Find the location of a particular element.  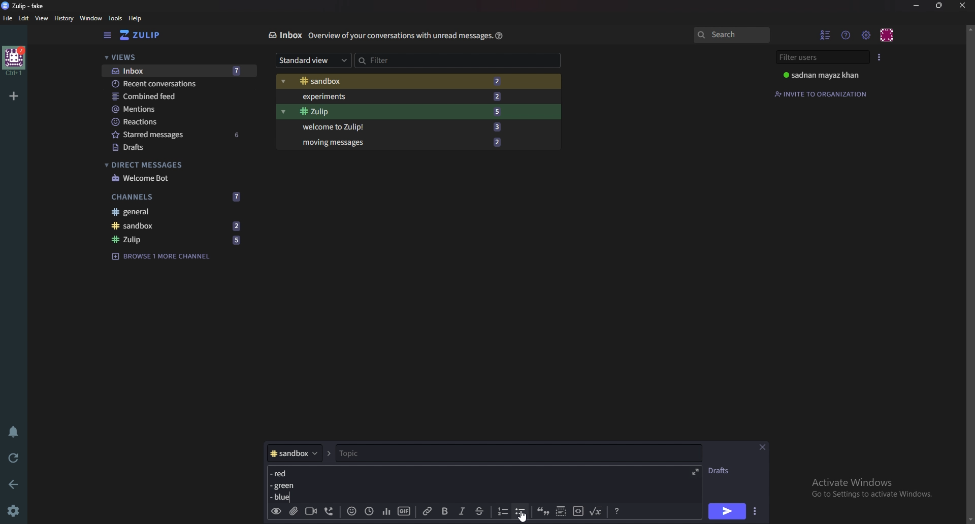

Filter is located at coordinates (398, 60).